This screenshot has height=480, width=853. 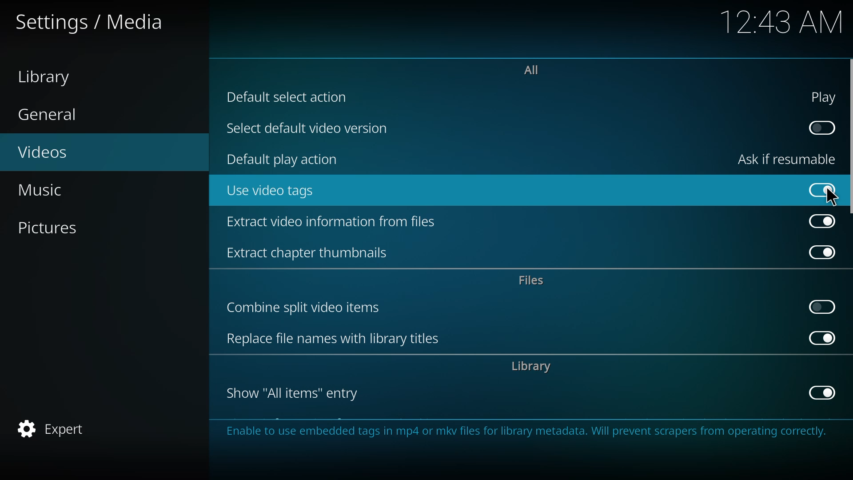 What do you see at coordinates (783, 22) in the screenshot?
I see `time` at bounding box center [783, 22].